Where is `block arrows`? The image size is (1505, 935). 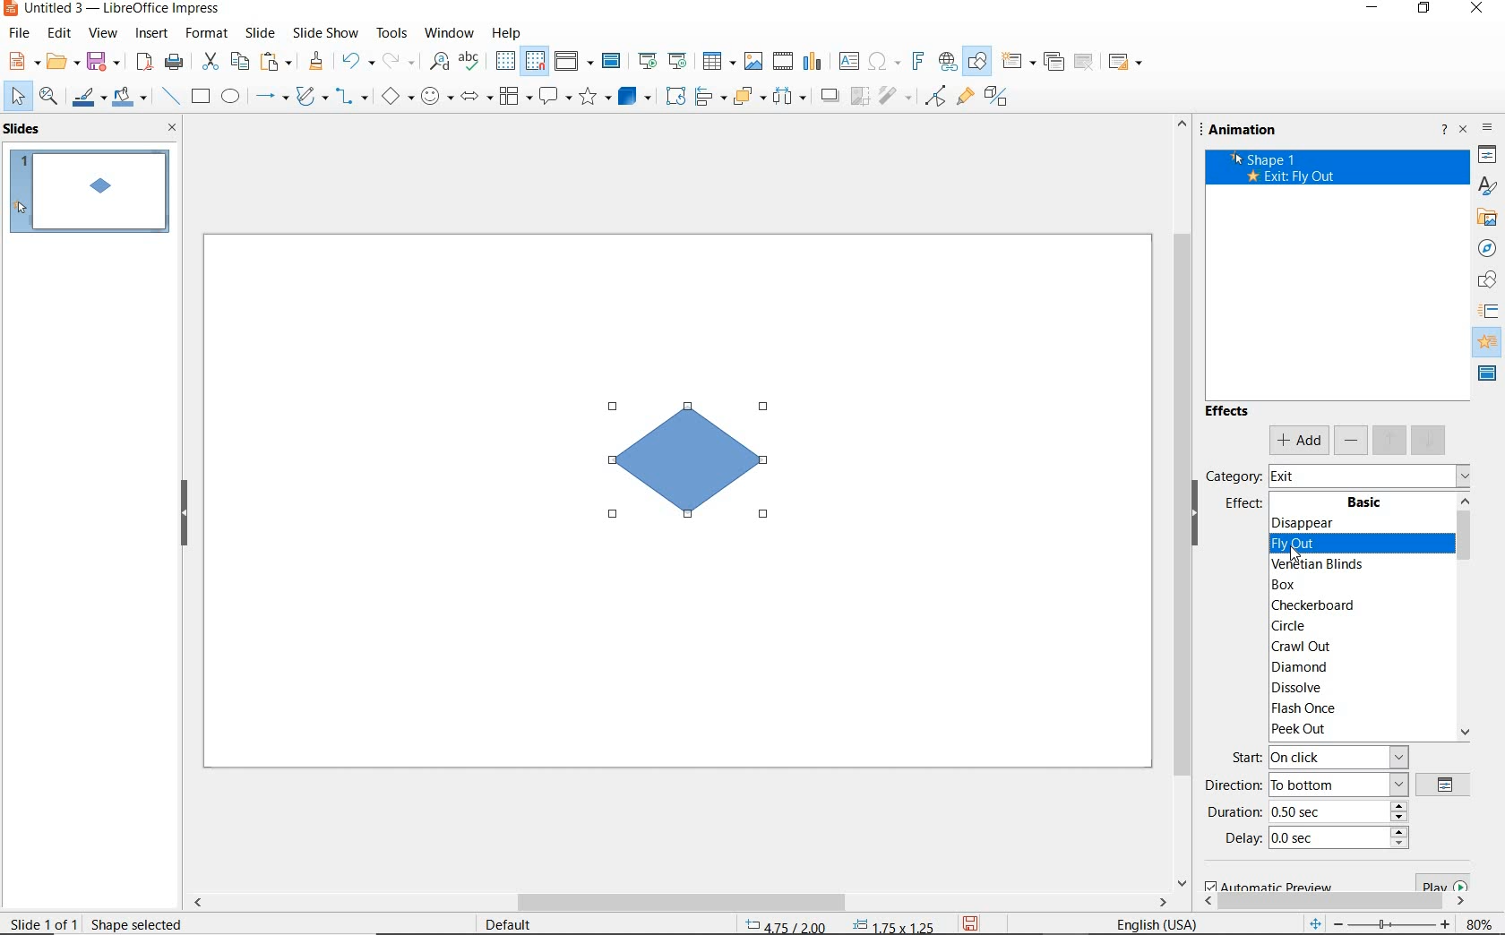 block arrows is located at coordinates (477, 98).